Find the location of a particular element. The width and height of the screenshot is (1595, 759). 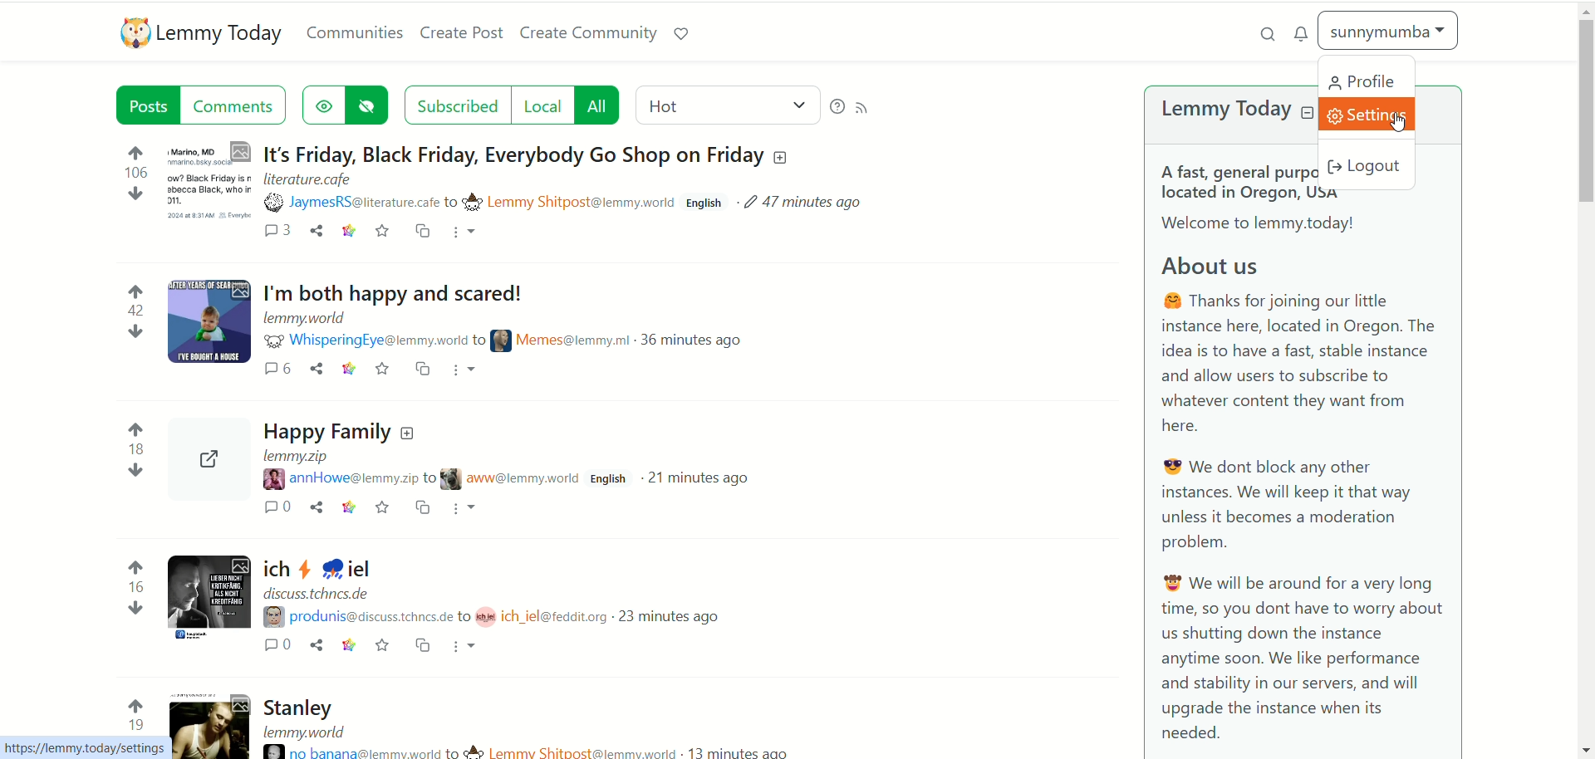

lemmy today is located at coordinates (222, 35).